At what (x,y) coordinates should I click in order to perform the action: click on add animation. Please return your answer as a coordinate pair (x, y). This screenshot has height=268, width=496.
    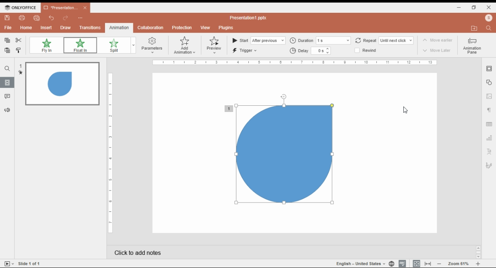
    Looking at the image, I should click on (185, 46).